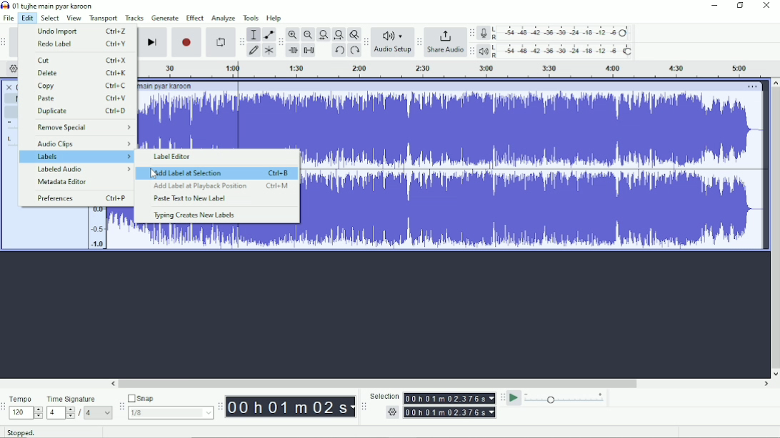 Image resolution: width=780 pixels, height=438 pixels. Describe the element at coordinates (81, 111) in the screenshot. I see `Duplicate` at that location.